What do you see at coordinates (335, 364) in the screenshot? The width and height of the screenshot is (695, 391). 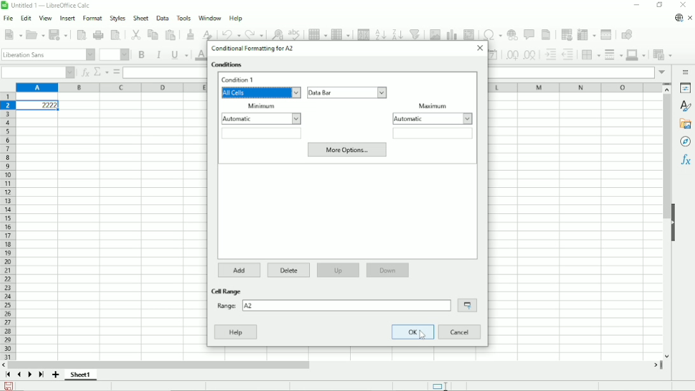 I see `Horizontal scrollbar` at bounding box center [335, 364].